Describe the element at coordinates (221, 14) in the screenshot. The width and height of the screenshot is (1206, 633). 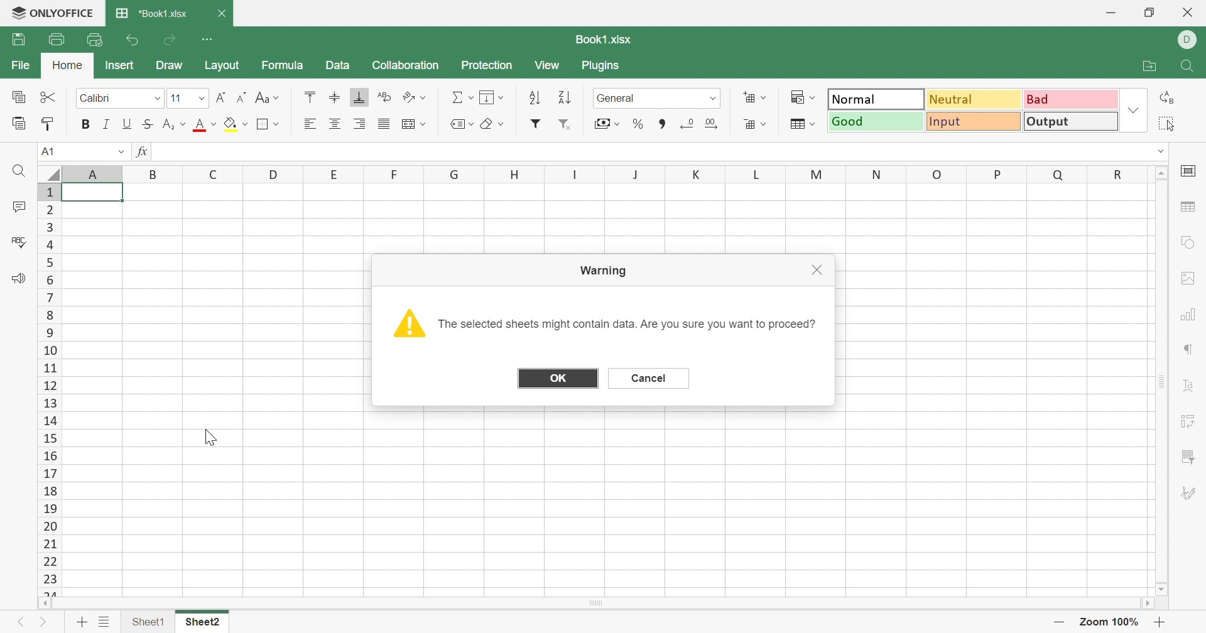
I see `Close` at that location.